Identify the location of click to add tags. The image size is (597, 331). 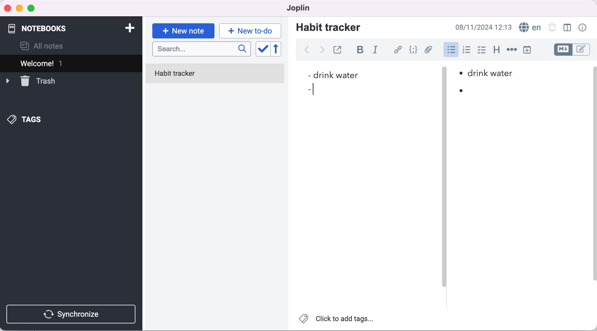
(337, 320).